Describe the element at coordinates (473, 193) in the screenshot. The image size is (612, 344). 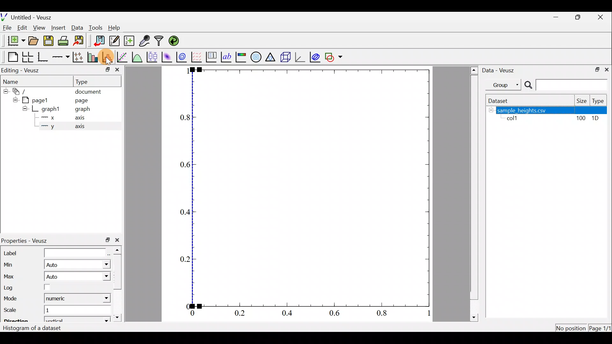
I see `scroll bar` at that location.